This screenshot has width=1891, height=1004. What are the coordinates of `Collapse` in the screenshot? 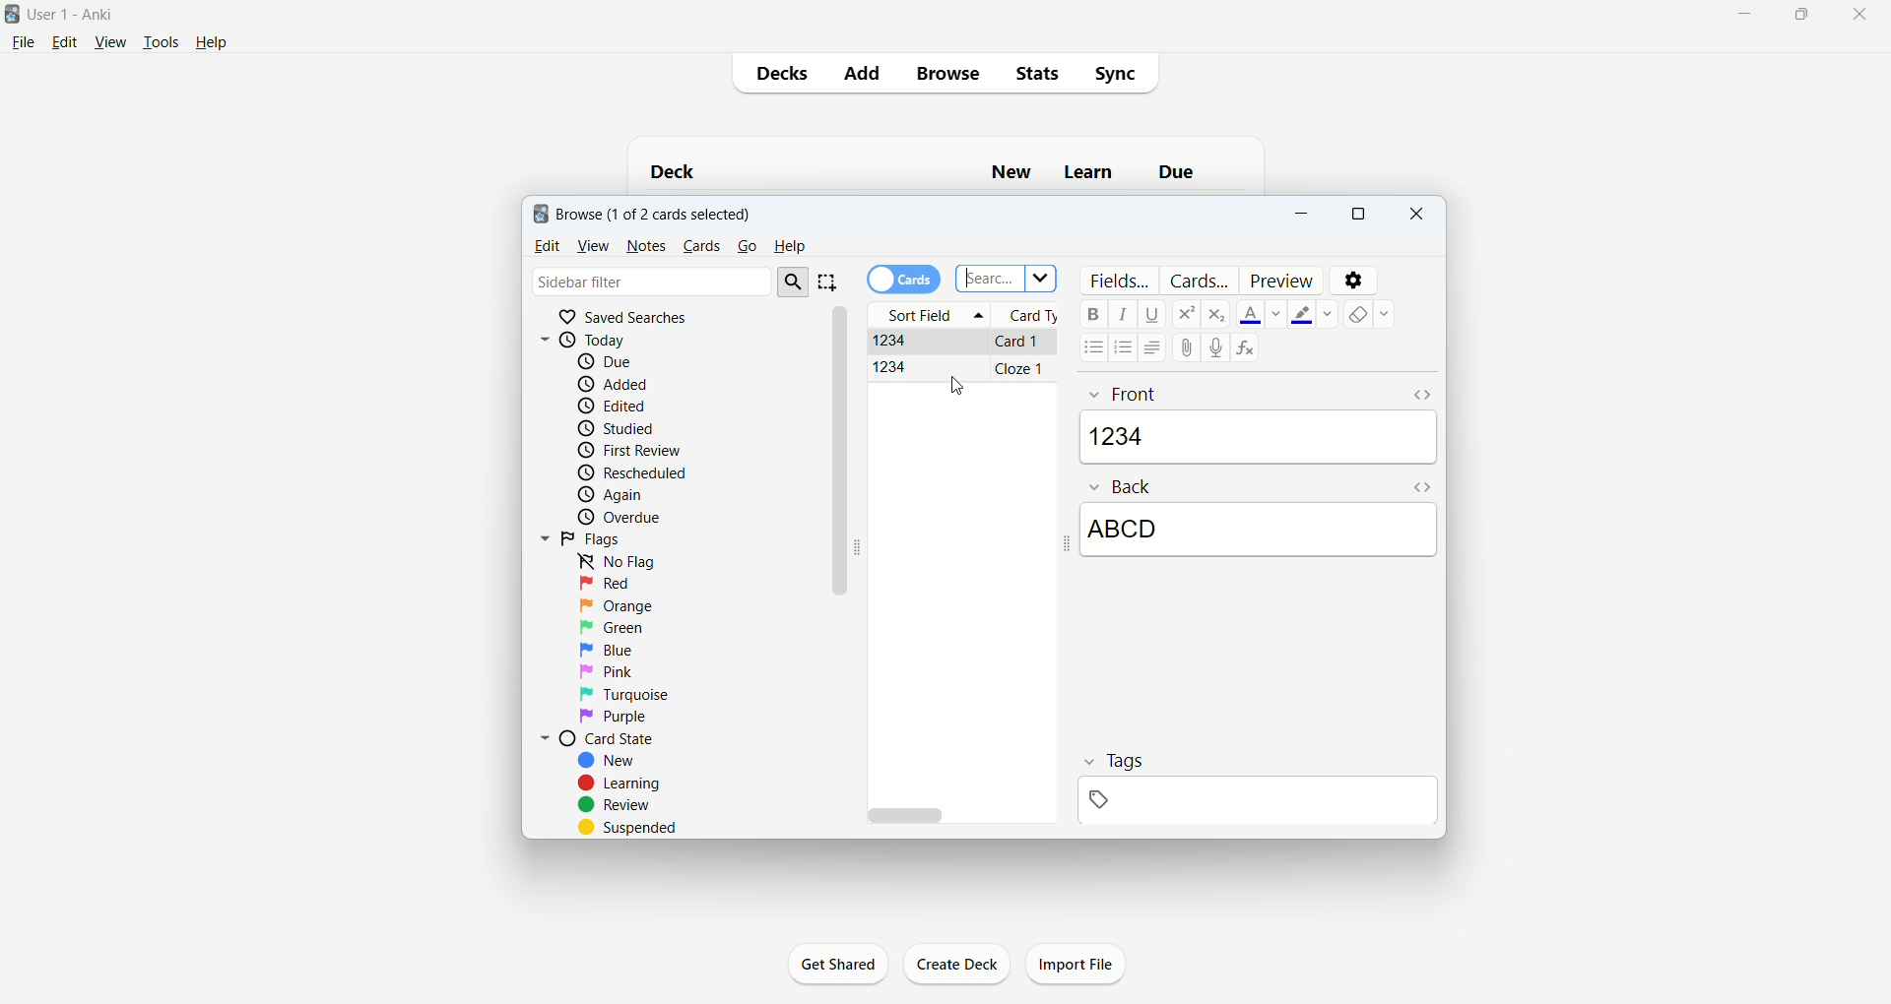 It's located at (1069, 543).